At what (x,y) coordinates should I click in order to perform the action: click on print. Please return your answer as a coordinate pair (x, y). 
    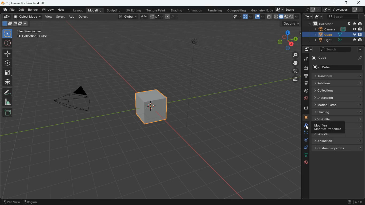
    Looking at the image, I should click on (305, 76).